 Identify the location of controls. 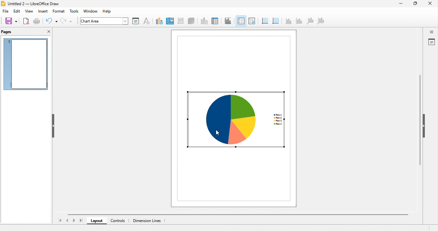
(119, 220).